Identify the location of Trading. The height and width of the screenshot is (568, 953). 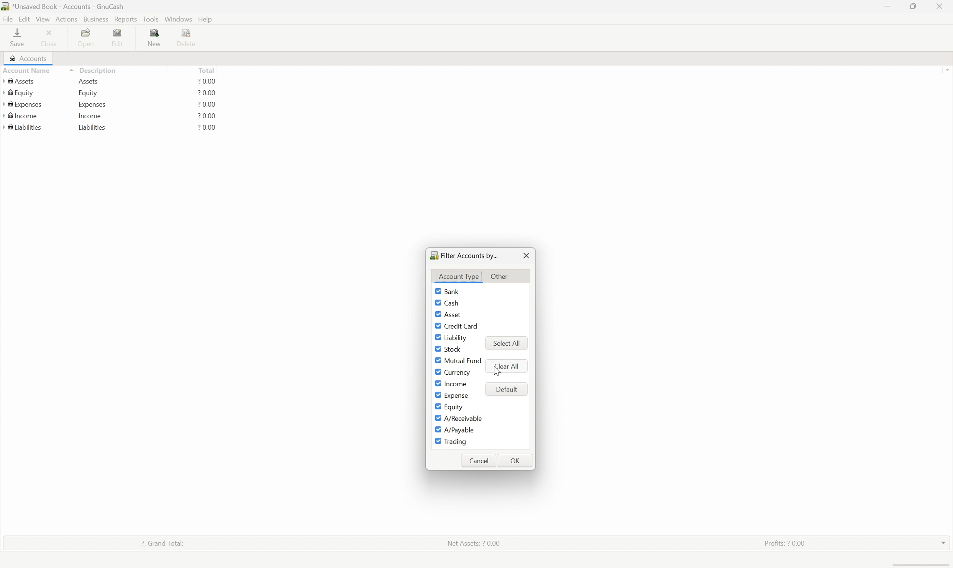
(456, 441).